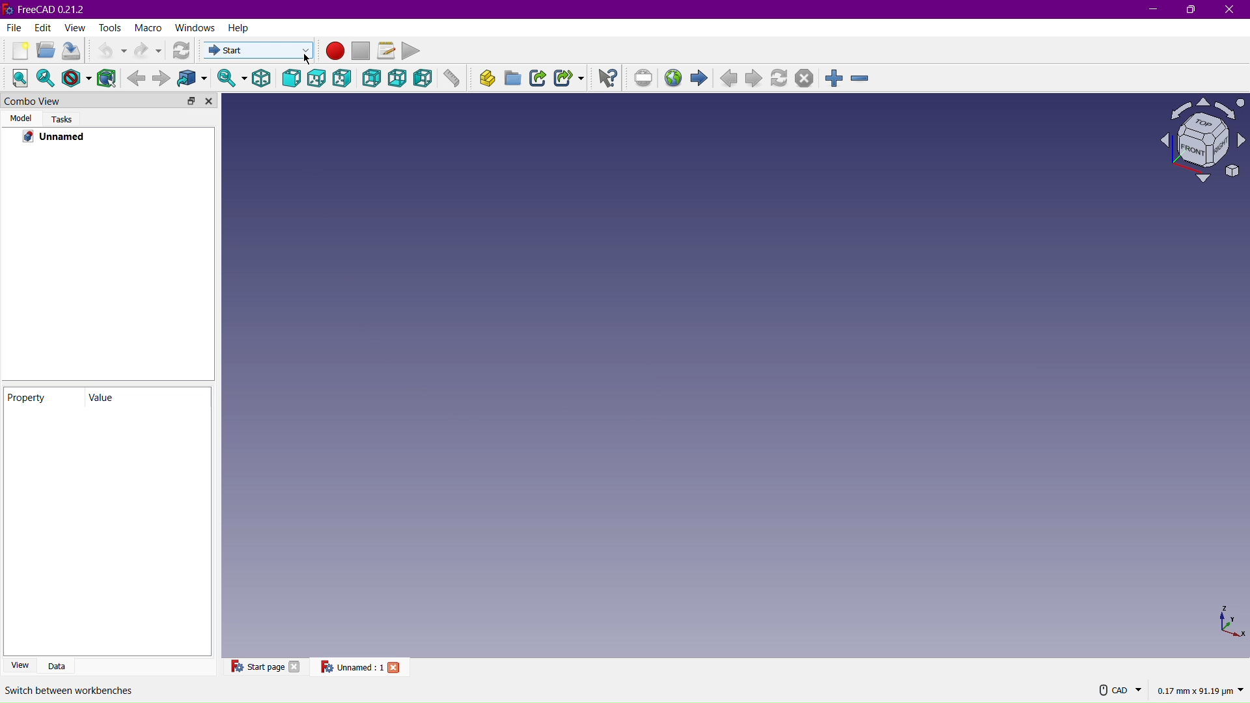 The width and height of the screenshot is (1250, 703). I want to click on close, so click(210, 101).